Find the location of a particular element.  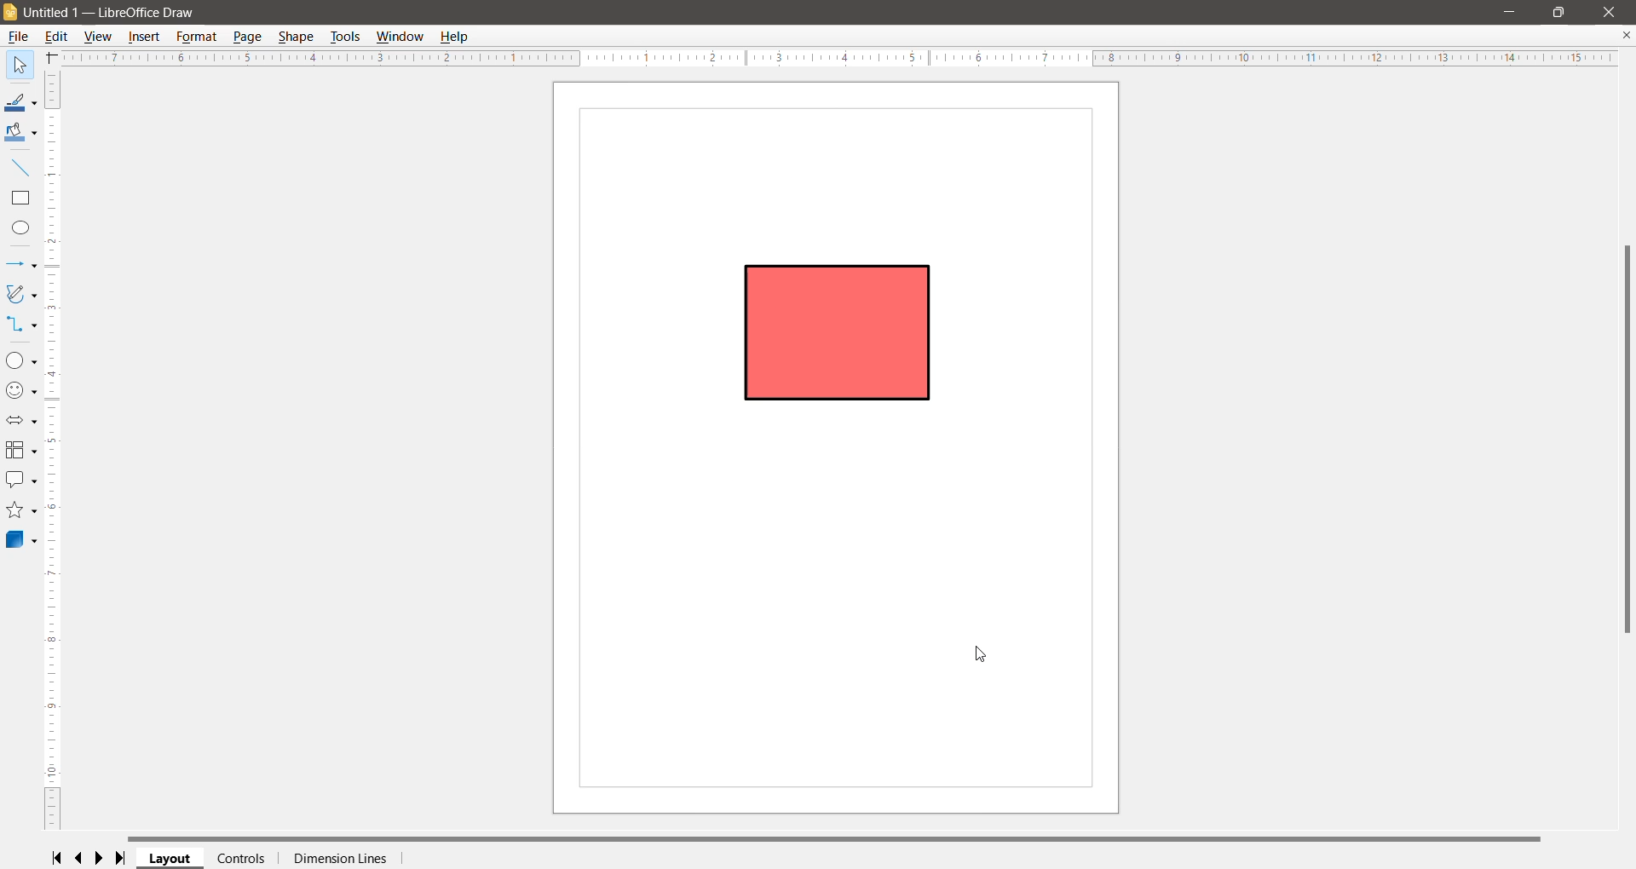

Symbol Shapes is located at coordinates (21, 392).